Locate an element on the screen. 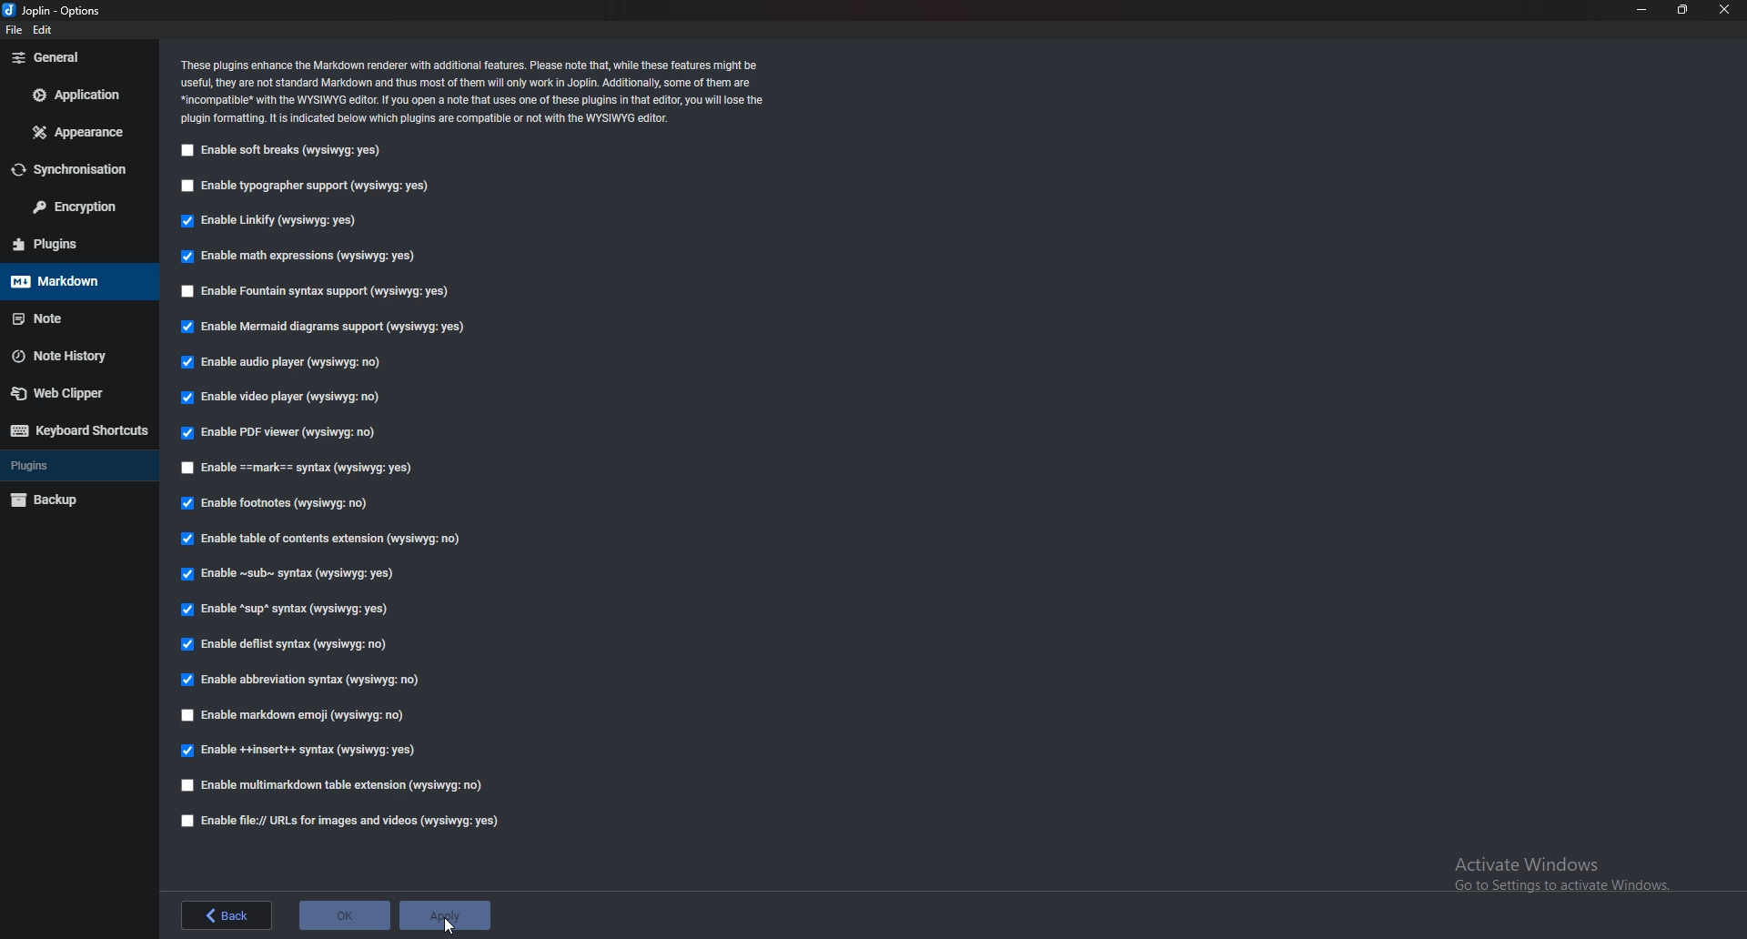  plugins is located at coordinates (77, 465).